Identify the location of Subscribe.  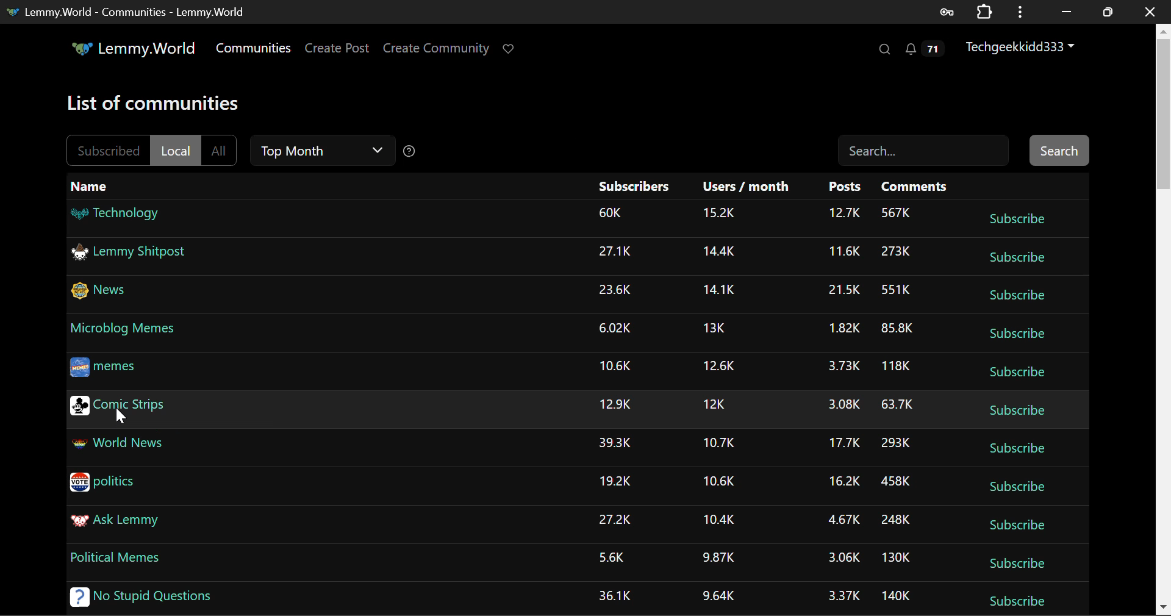
(1018, 563).